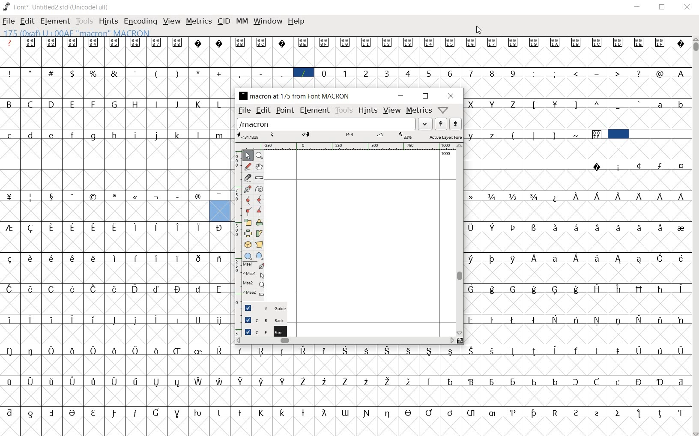 The width and height of the screenshot is (699, 436). Describe the element at coordinates (576, 104) in the screenshot. I see `]` at that location.